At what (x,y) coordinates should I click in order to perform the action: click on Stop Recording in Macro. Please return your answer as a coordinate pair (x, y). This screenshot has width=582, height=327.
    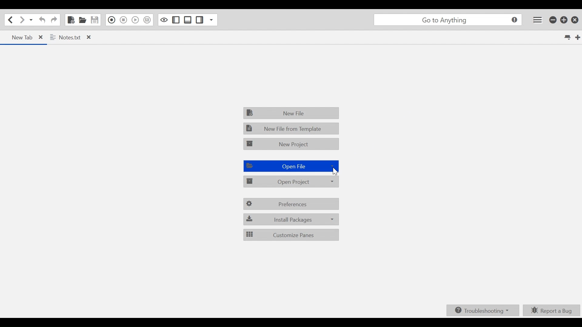
    Looking at the image, I should click on (123, 21).